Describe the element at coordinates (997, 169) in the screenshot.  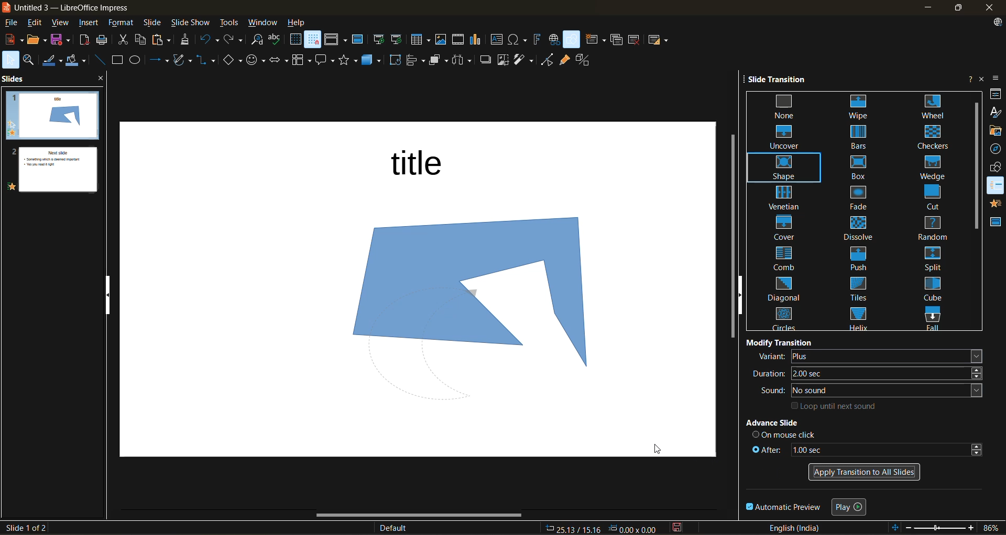
I see `shapes` at that location.